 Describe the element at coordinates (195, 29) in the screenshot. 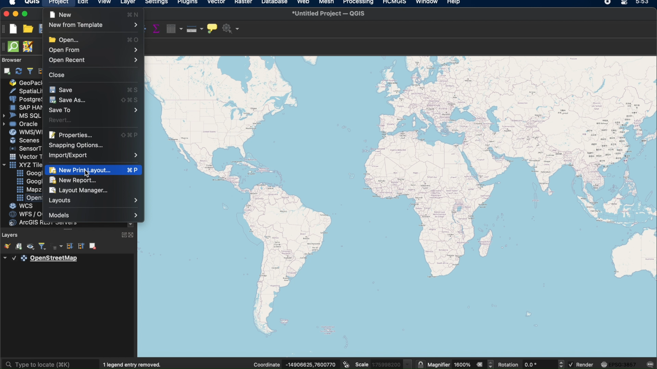

I see `measure line` at that location.